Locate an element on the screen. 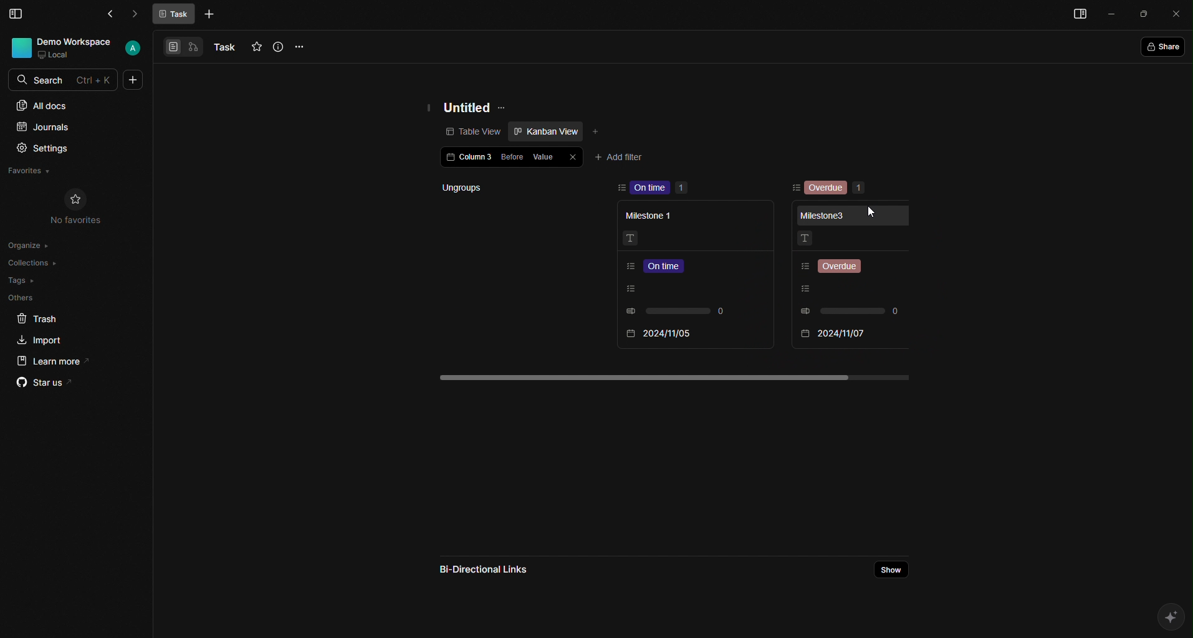  Others is located at coordinates (21, 299).